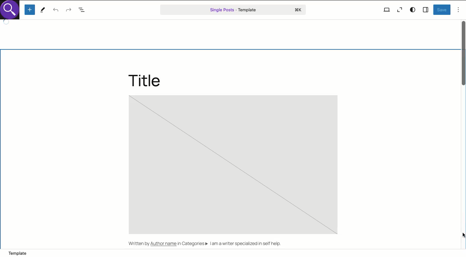 The image size is (466, 257). I want to click on template, so click(37, 253).